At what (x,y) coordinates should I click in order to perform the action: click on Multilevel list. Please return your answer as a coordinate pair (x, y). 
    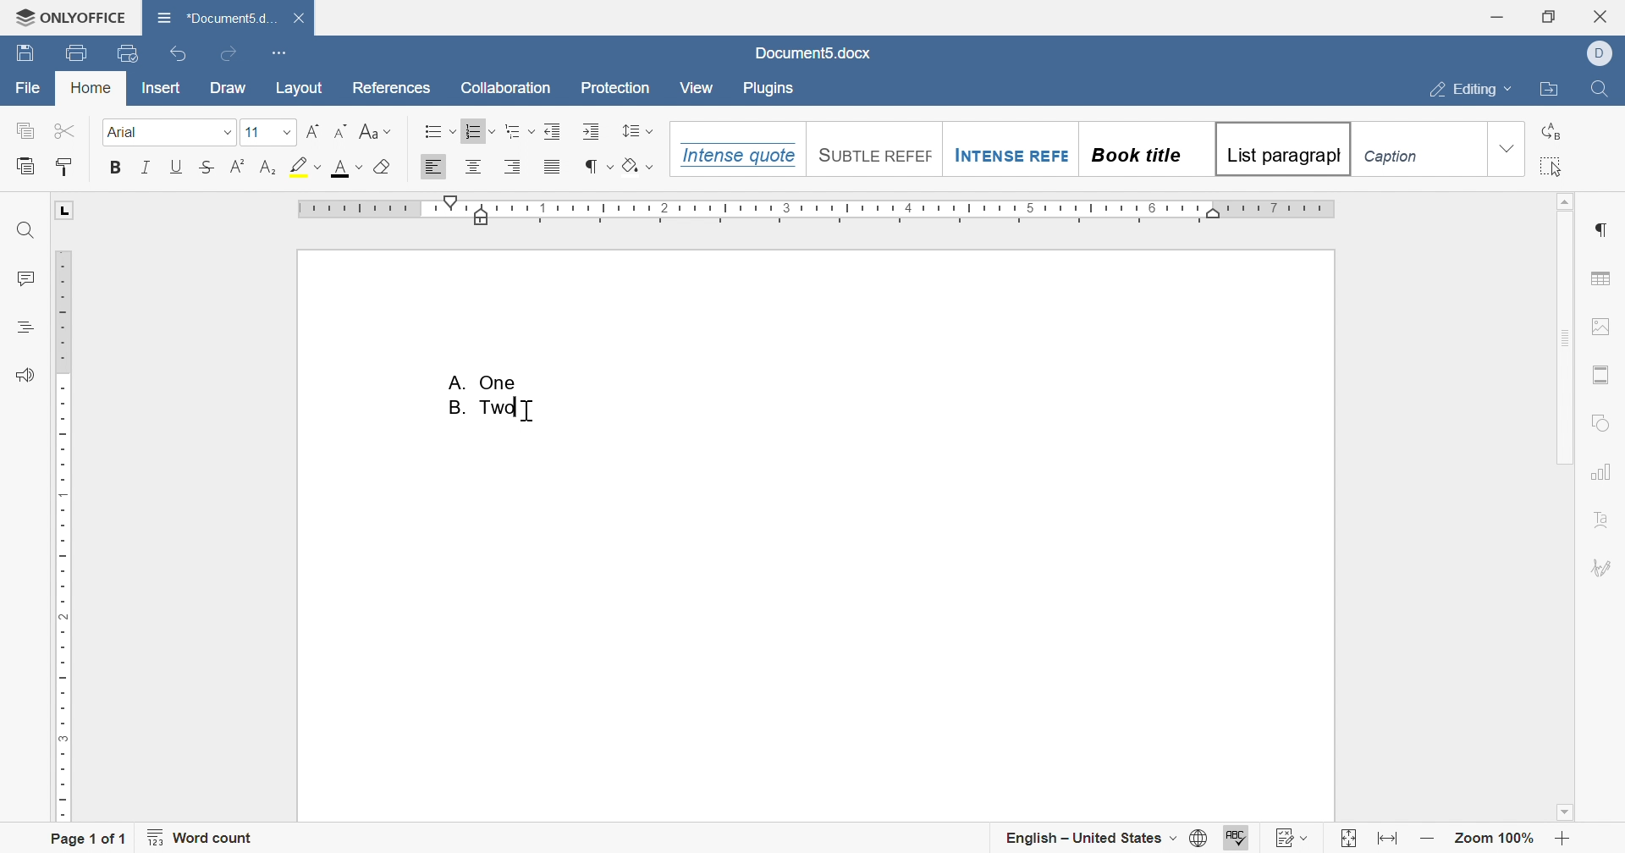
    Looking at the image, I should click on (518, 131).